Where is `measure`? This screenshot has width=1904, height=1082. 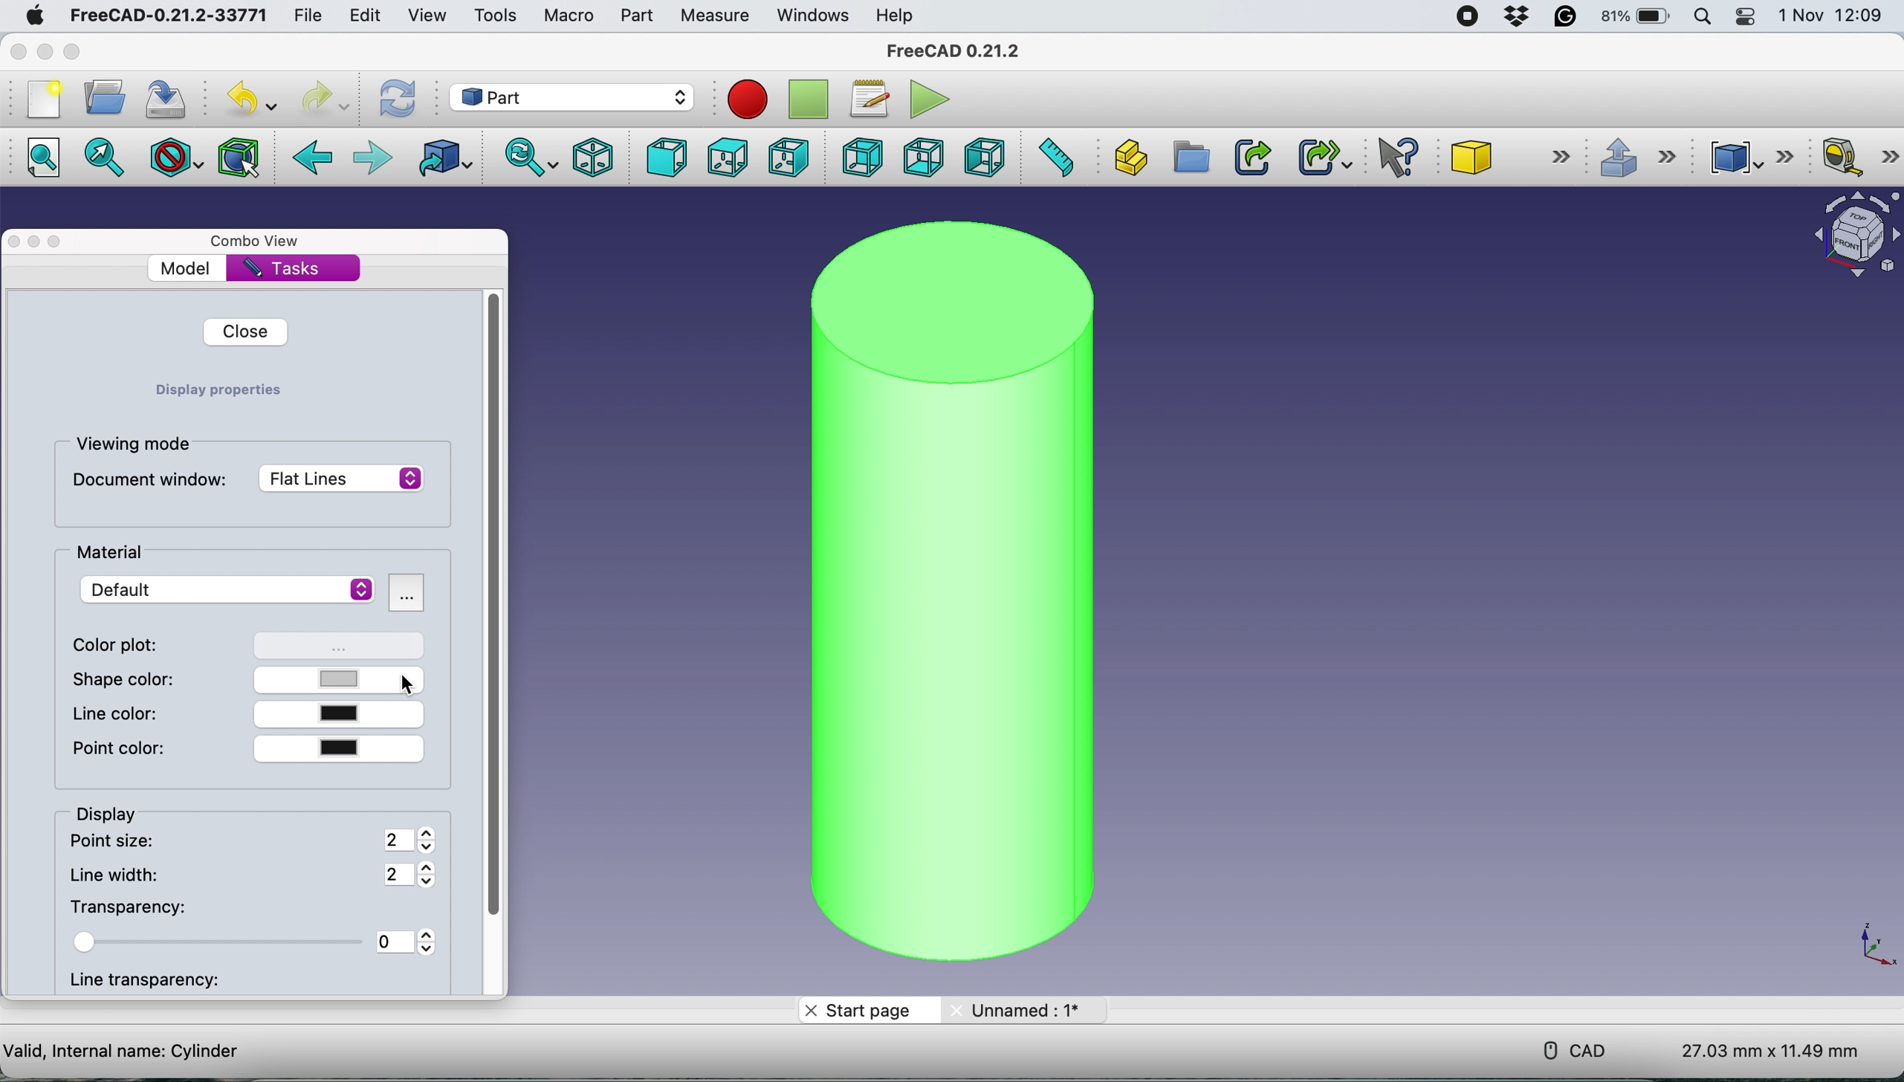
measure is located at coordinates (717, 16).